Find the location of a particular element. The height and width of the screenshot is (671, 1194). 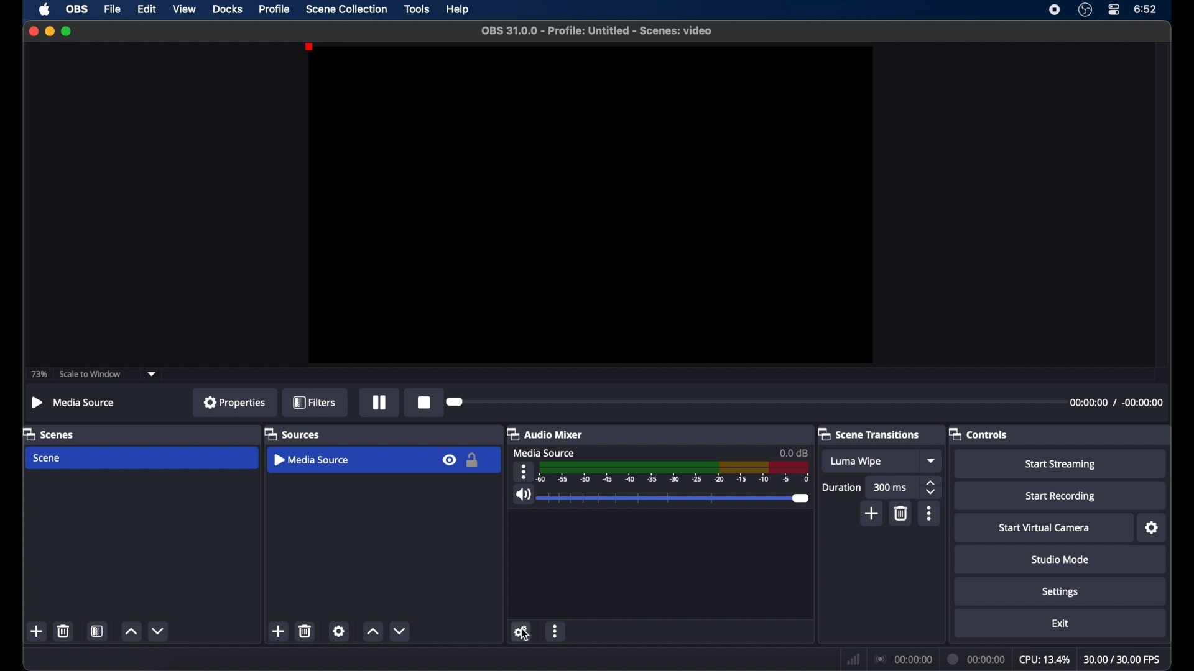

exit is located at coordinates (1060, 624).